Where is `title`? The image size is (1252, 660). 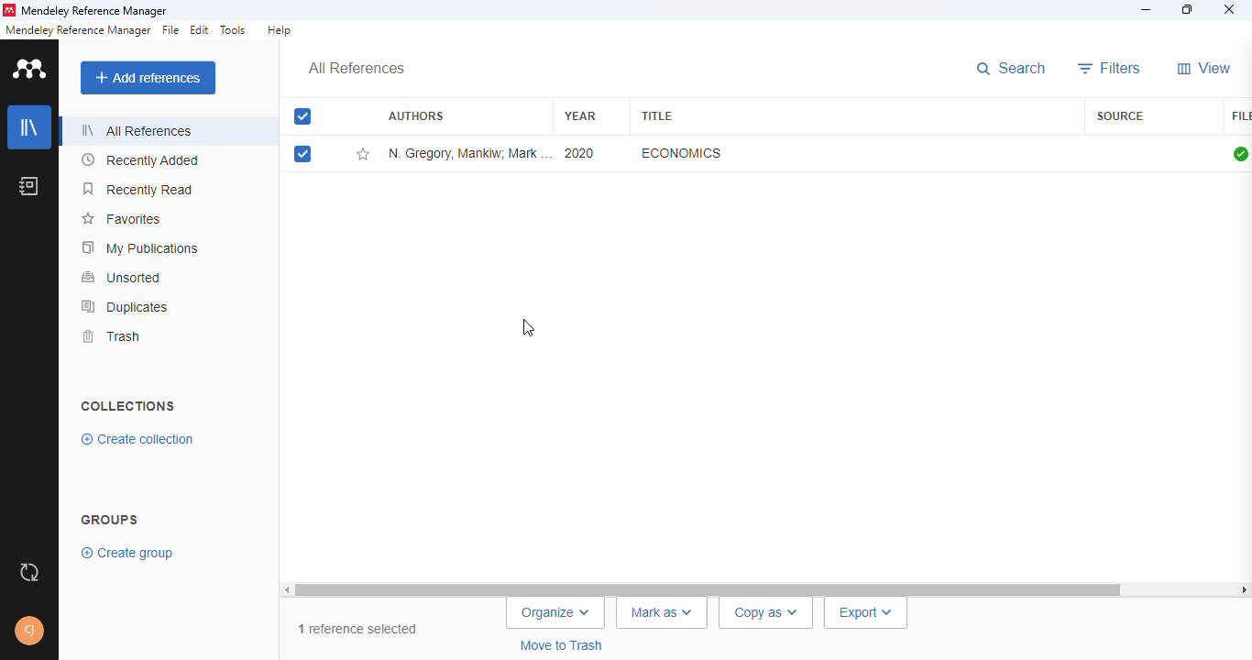 title is located at coordinates (655, 115).